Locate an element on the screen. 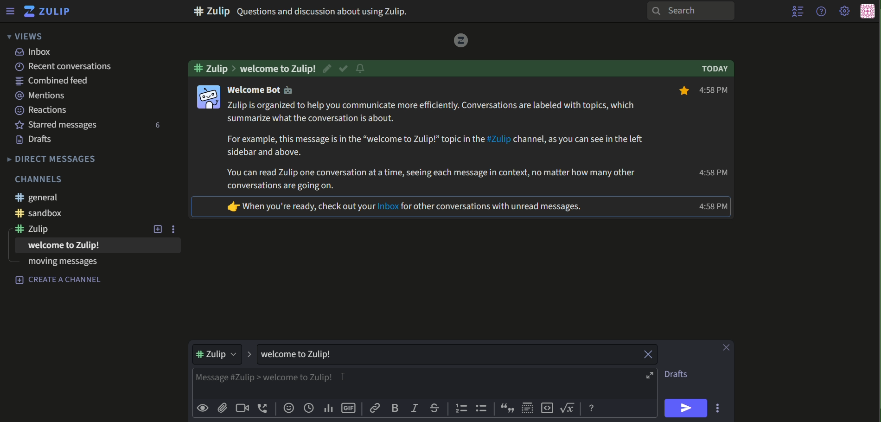 The width and height of the screenshot is (881, 422). number is located at coordinates (155, 126).